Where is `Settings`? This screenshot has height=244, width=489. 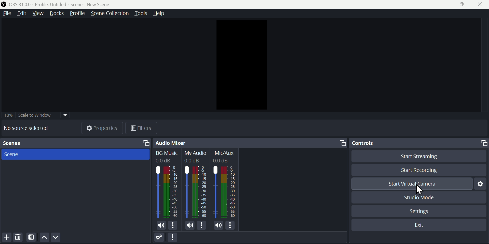
Settings is located at coordinates (421, 211).